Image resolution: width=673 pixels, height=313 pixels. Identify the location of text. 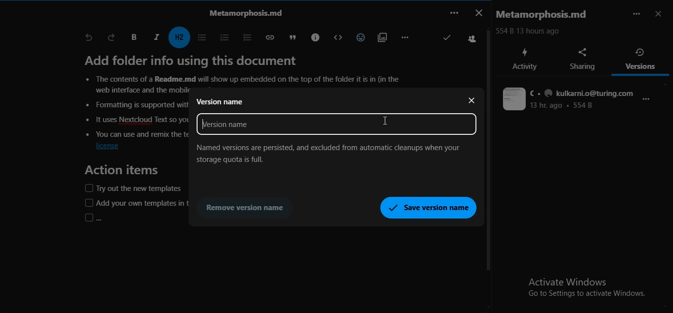
(239, 71).